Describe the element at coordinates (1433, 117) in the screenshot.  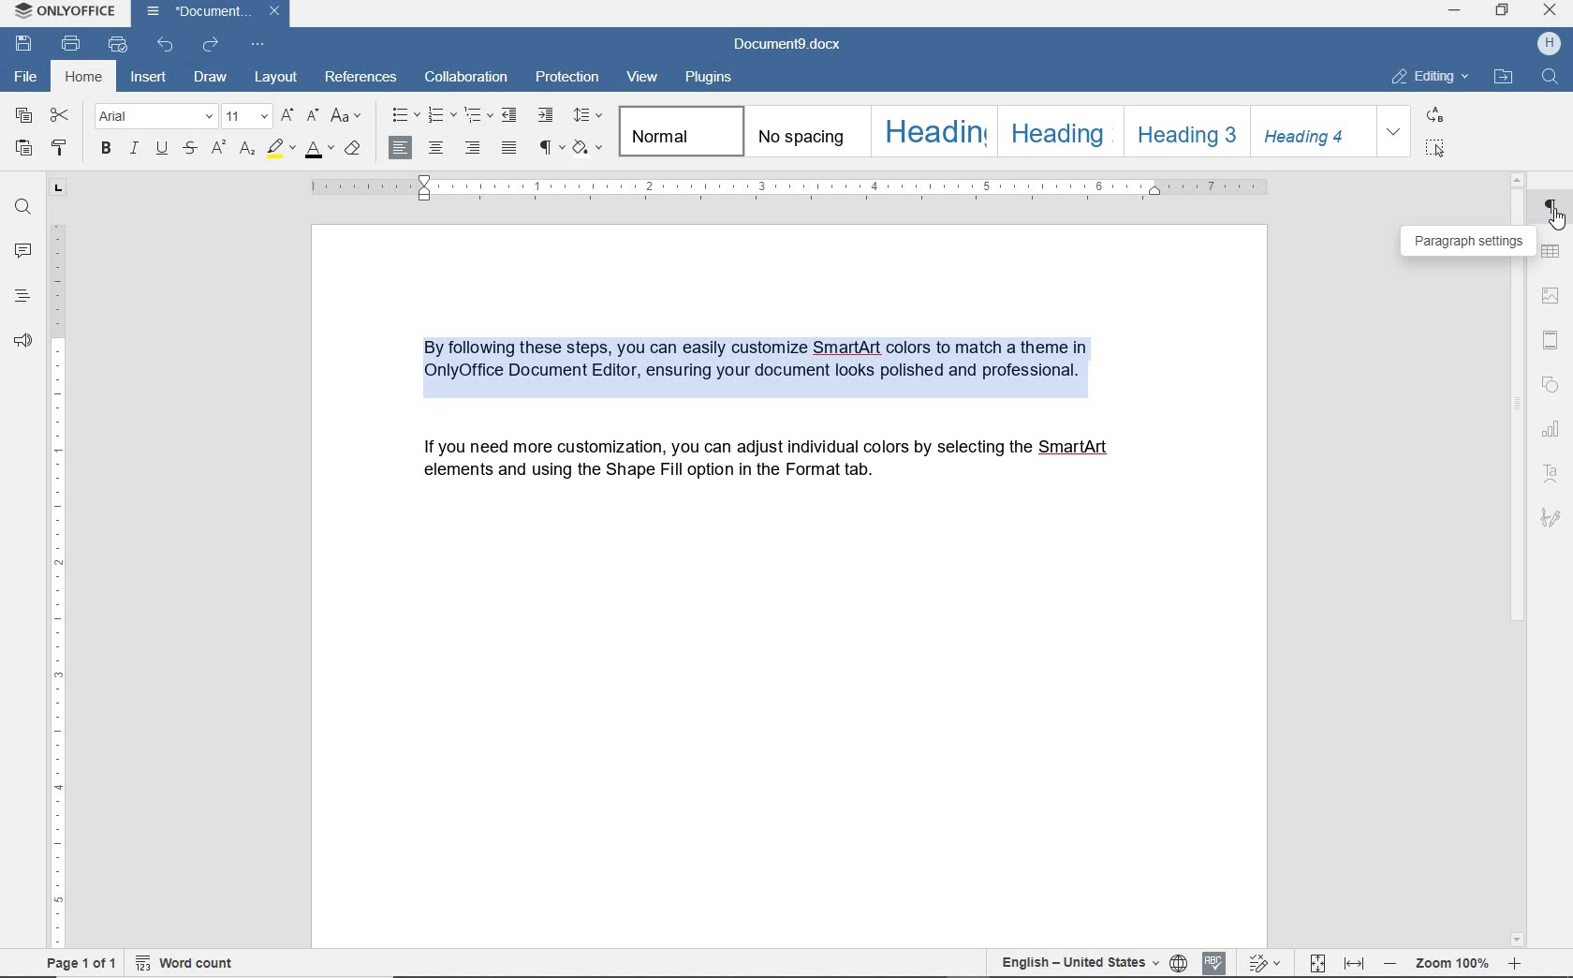
I see `replace` at that location.